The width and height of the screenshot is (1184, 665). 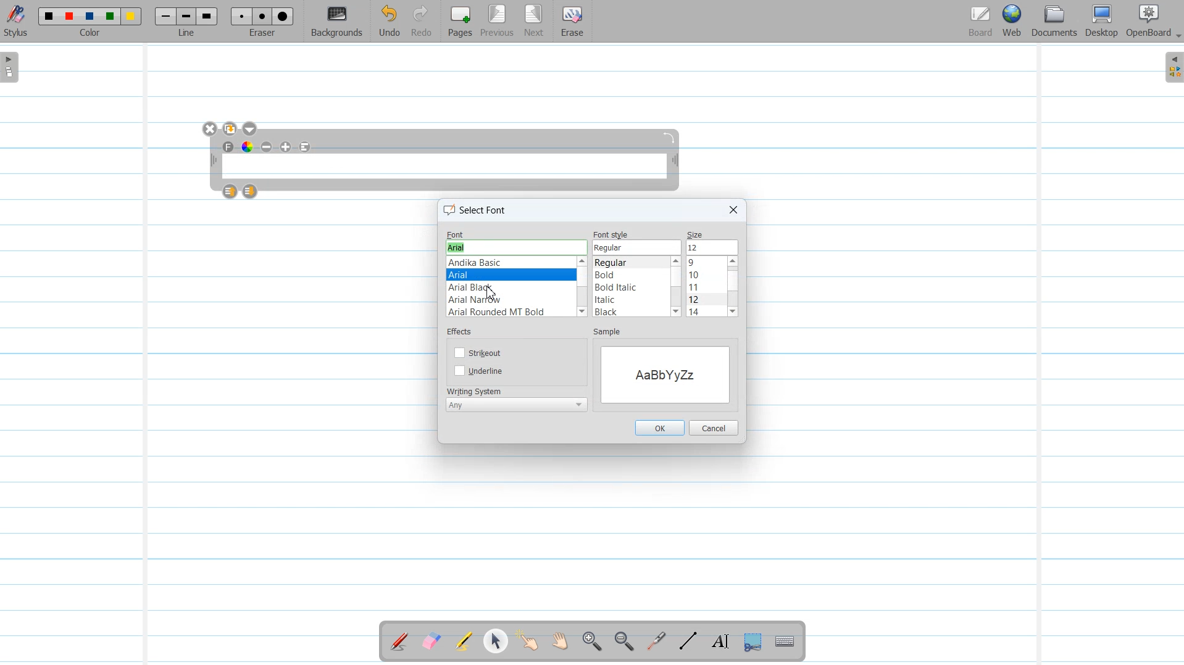 I want to click on Highlight, so click(x=464, y=643).